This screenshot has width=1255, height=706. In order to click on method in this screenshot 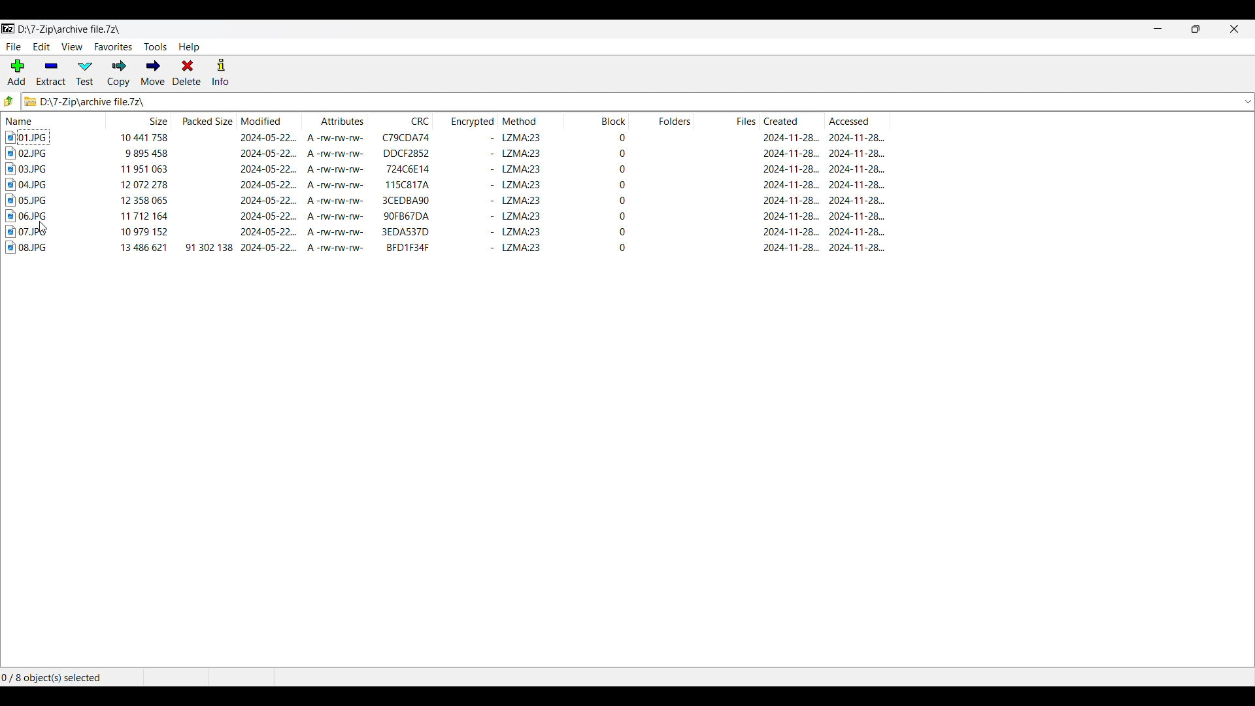, I will do `click(522, 184)`.